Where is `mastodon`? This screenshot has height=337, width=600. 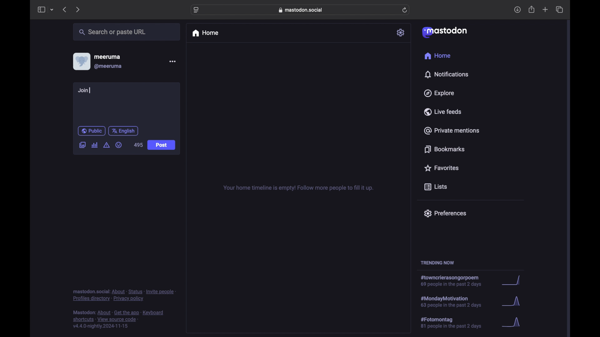
mastodon is located at coordinates (444, 32).